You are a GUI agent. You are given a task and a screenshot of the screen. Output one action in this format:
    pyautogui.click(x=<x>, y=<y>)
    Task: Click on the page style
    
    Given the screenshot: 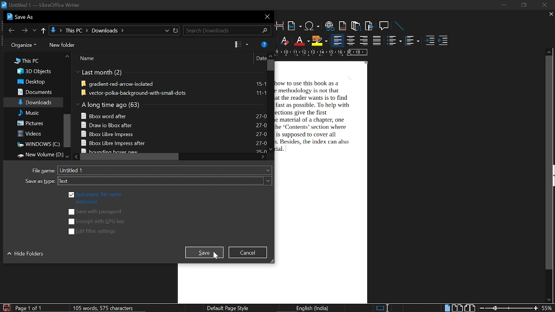 What is the action you would take?
    pyautogui.click(x=226, y=308)
    